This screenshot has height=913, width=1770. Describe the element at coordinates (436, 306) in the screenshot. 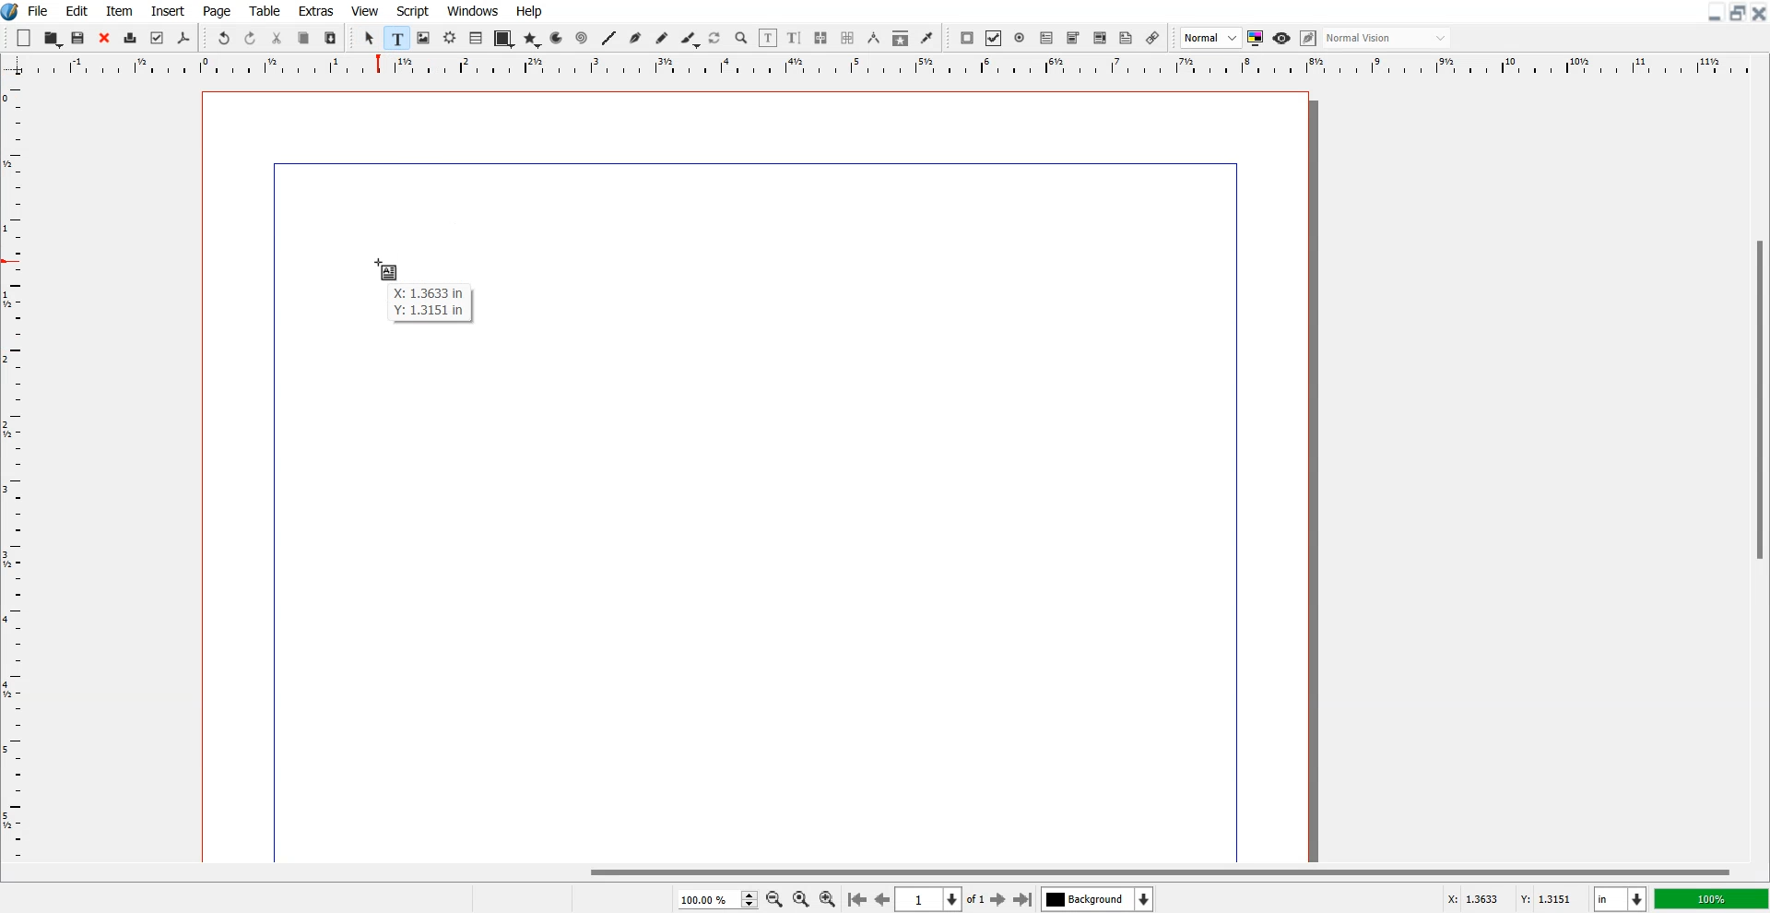

I see `X: 1.3633 in  Y: 1.3151 in` at that location.